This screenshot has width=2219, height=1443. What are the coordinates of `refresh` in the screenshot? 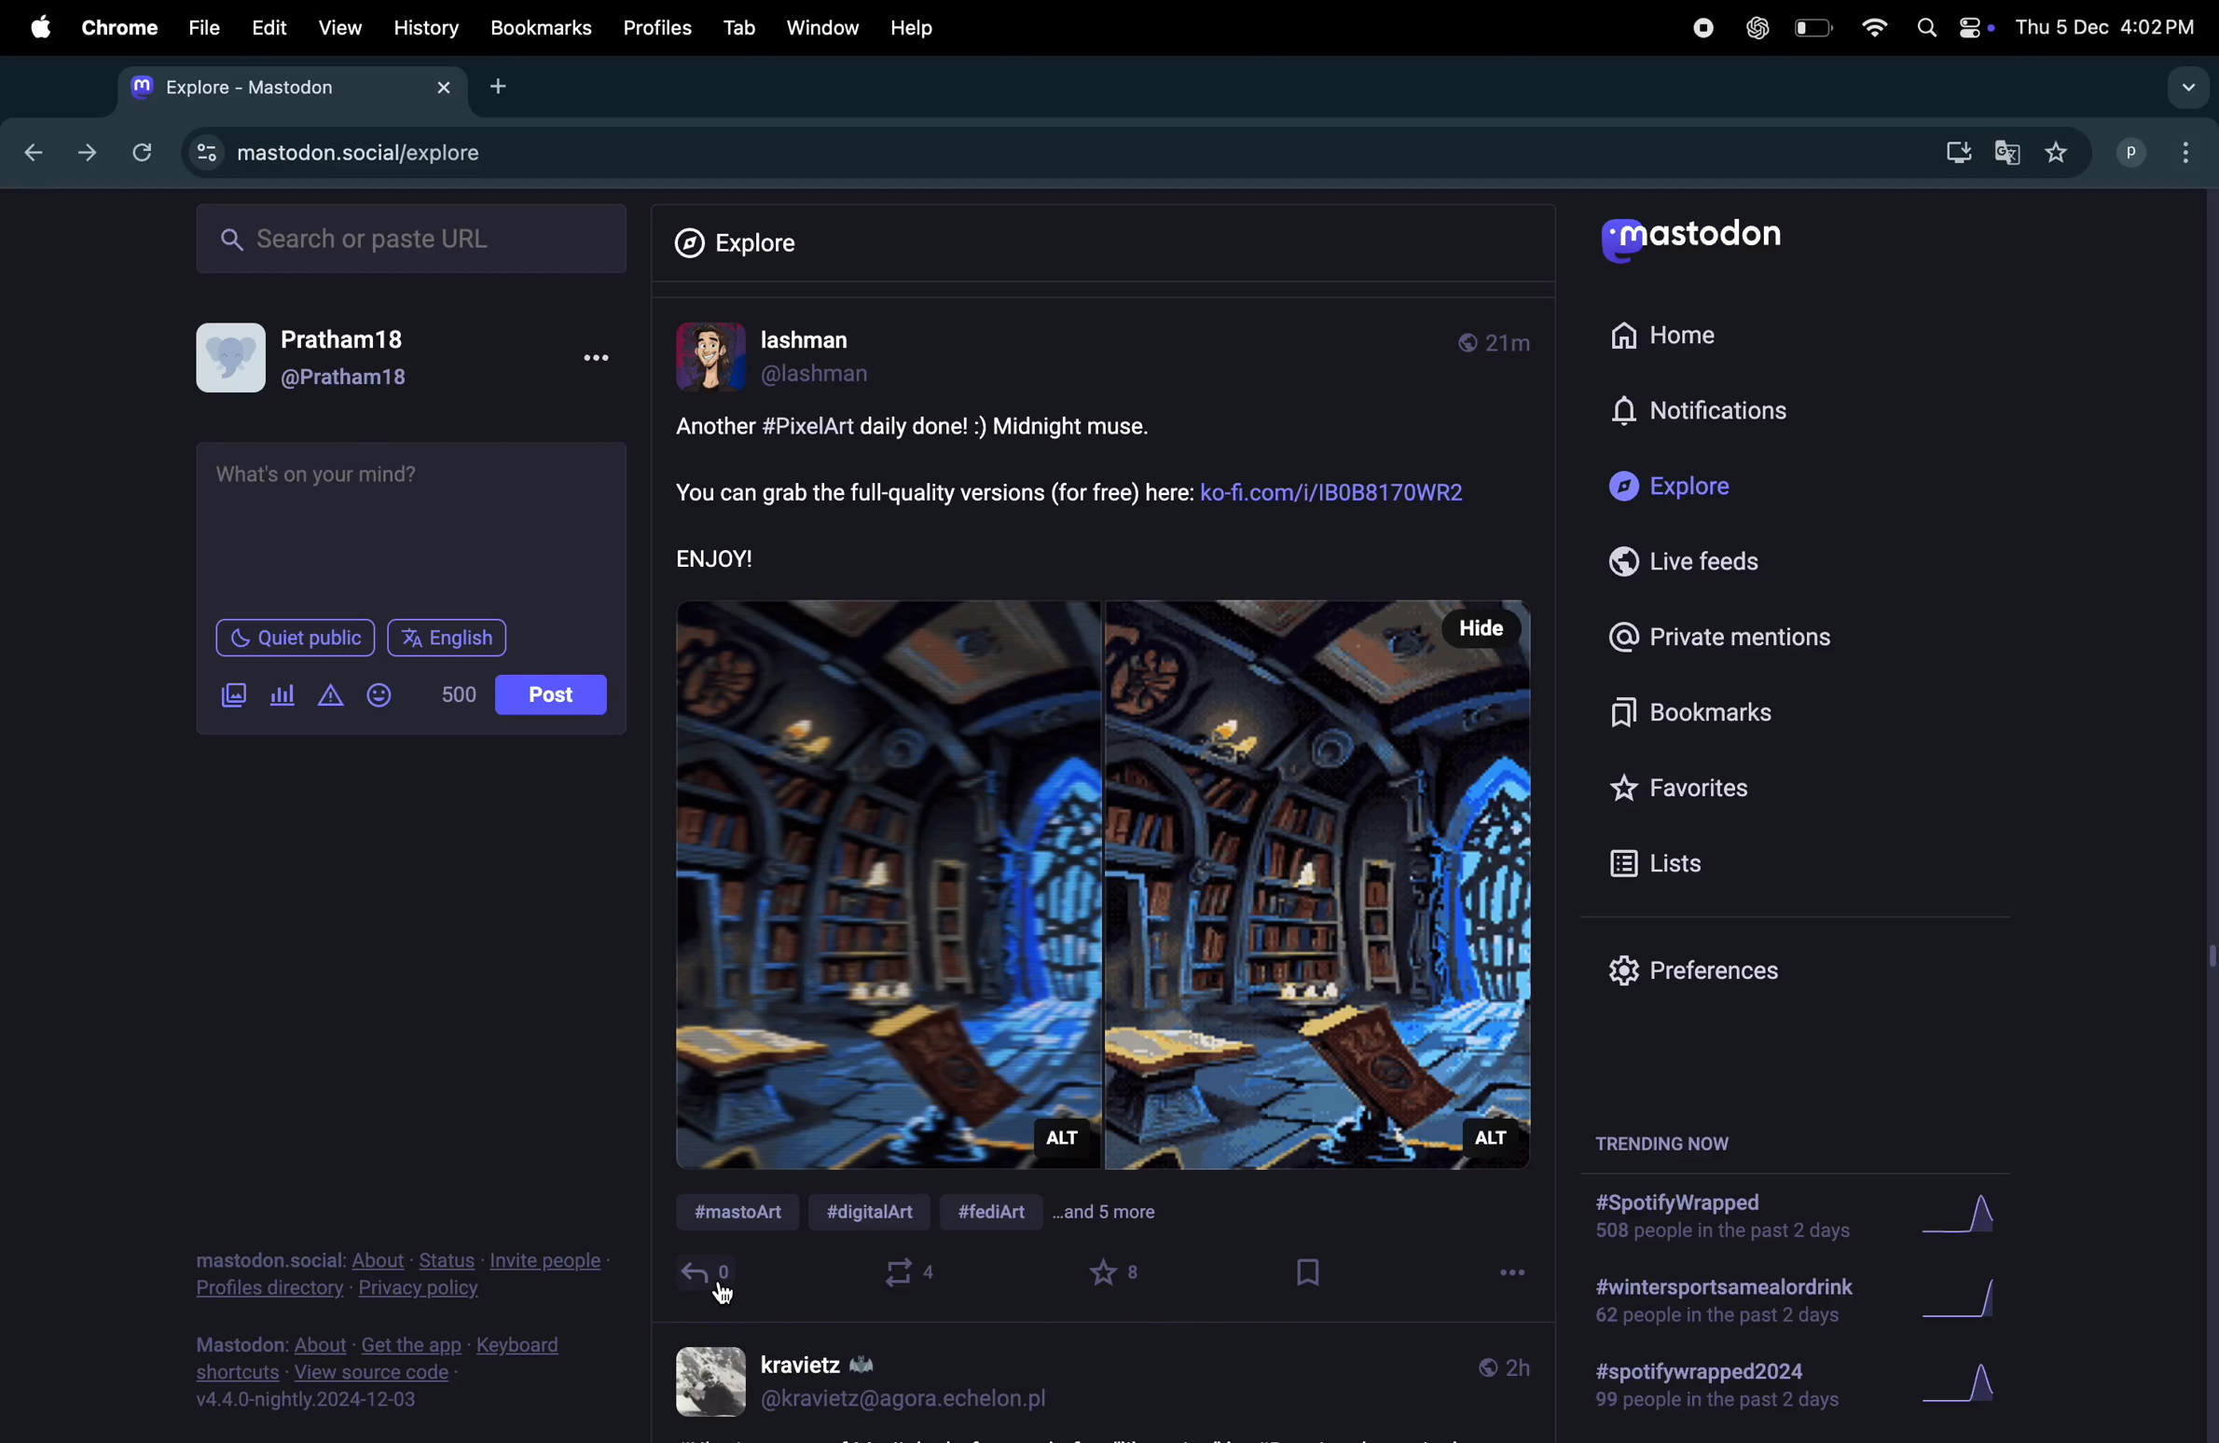 It's located at (145, 153).